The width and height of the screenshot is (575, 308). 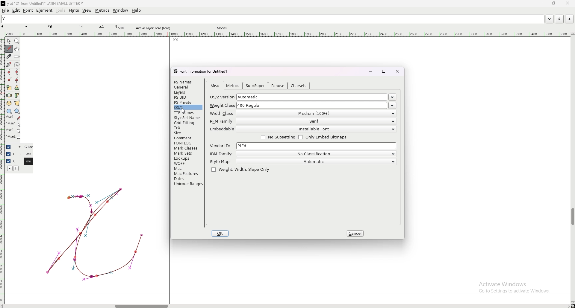 I want to click on ps private, so click(x=188, y=102).